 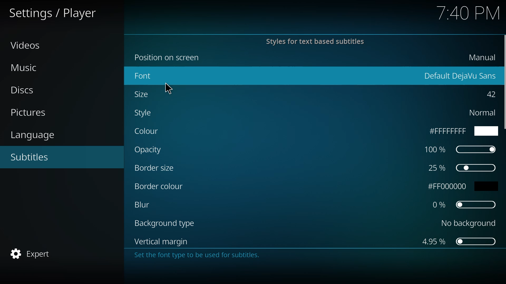 What do you see at coordinates (144, 95) in the screenshot?
I see `size` at bounding box center [144, 95].